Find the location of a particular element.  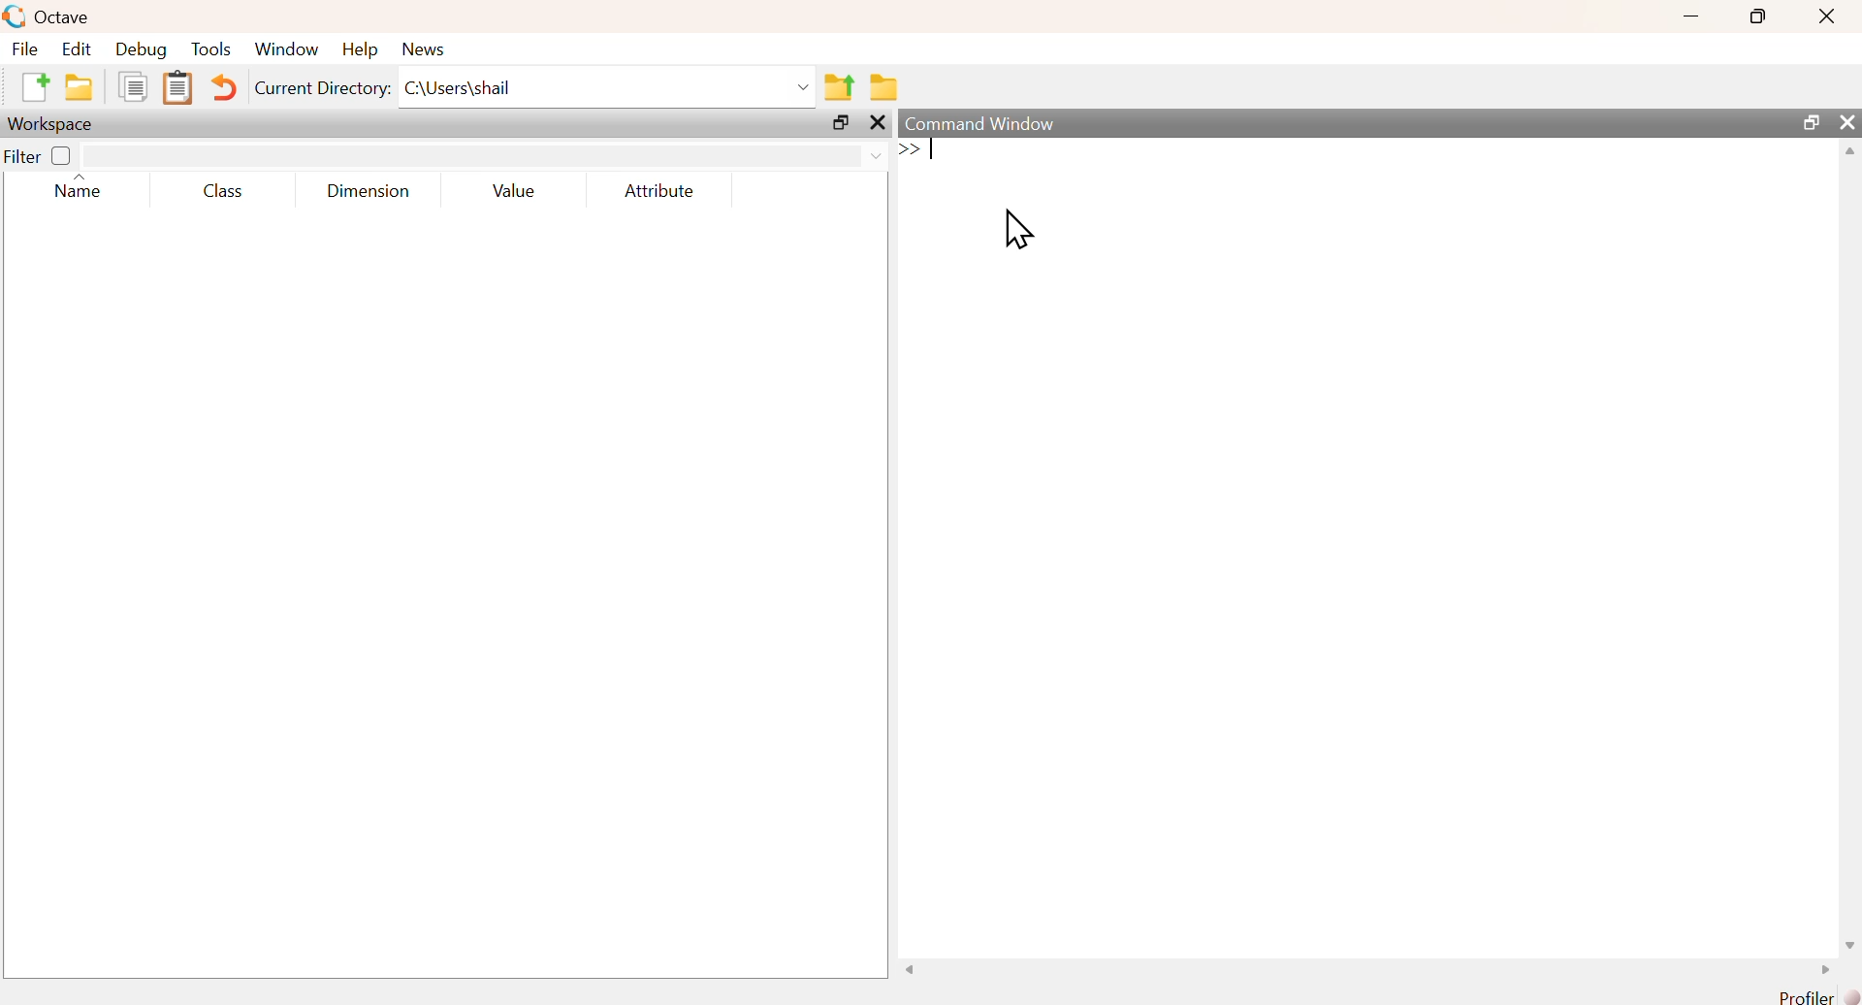

Tools is located at coordinates (212, 49).